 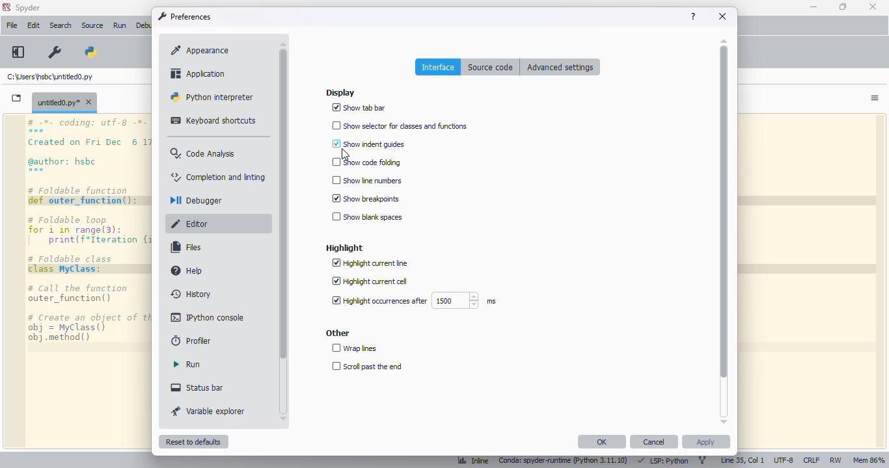 What do you see at coordinates (875, 98) in the screenshot?
I see `options` at bounding box center [875, 98].